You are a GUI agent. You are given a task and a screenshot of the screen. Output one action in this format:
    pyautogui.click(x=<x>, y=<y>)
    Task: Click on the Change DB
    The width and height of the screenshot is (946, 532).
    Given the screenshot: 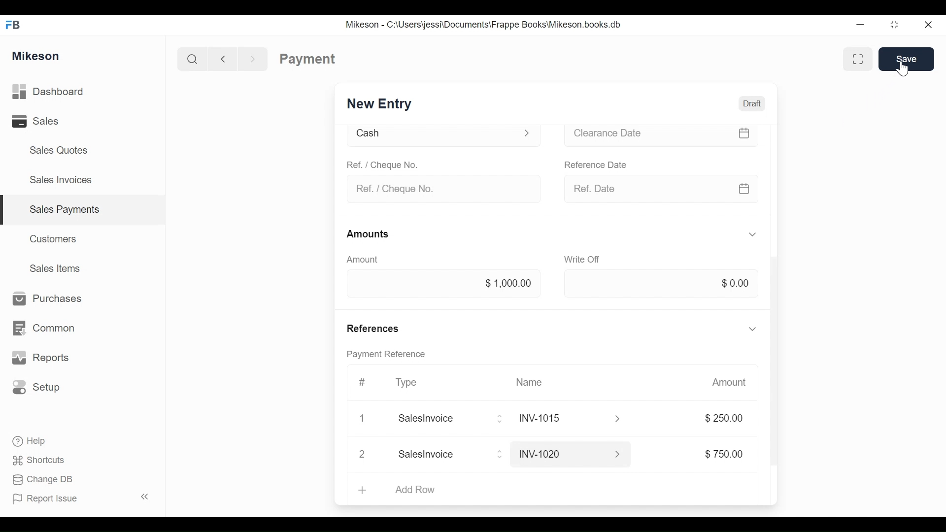 What is the action you would take?
    pyautogui.click(x=45, y=480)
    